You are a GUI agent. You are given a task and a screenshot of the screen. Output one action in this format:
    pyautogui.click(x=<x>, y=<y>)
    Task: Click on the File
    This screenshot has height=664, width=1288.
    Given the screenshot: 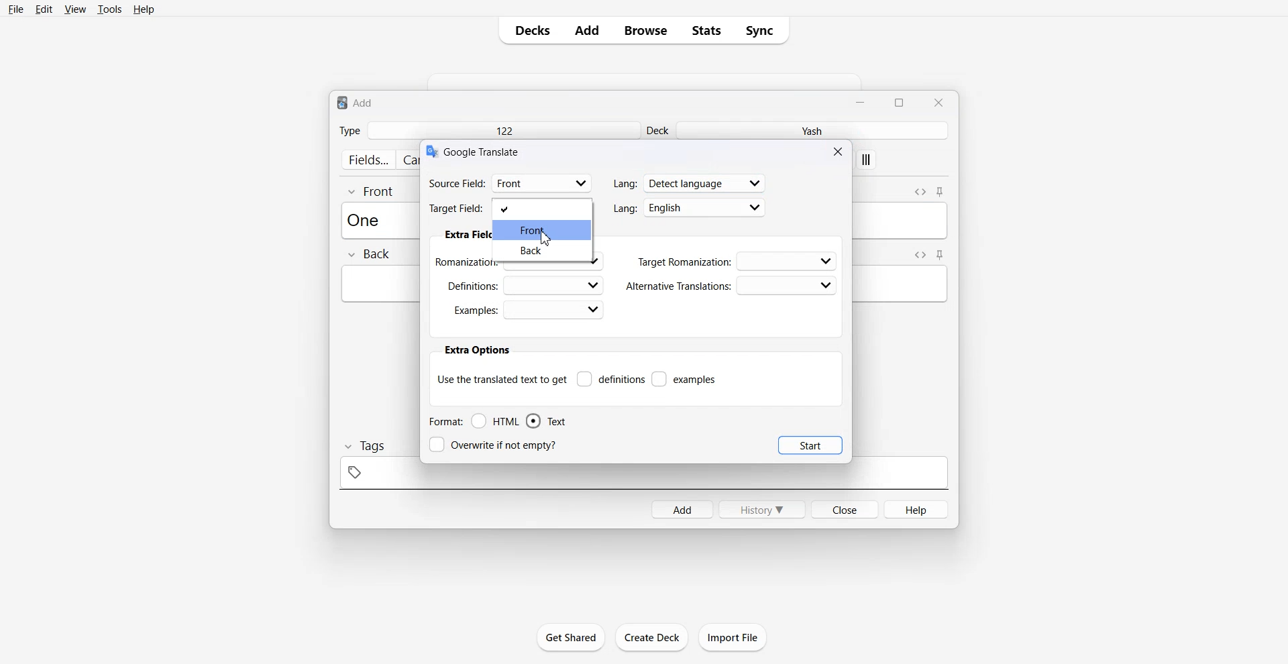 What is the action you would take?
    pyautogui.click(x=17, y=9)
    